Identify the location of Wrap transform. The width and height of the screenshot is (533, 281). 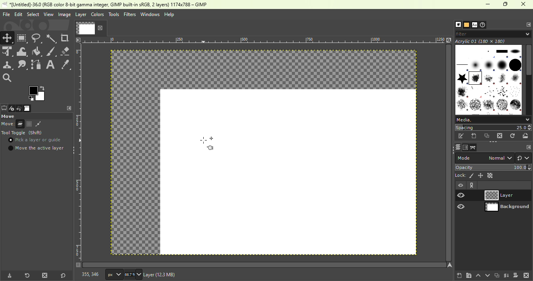
(22, 52).